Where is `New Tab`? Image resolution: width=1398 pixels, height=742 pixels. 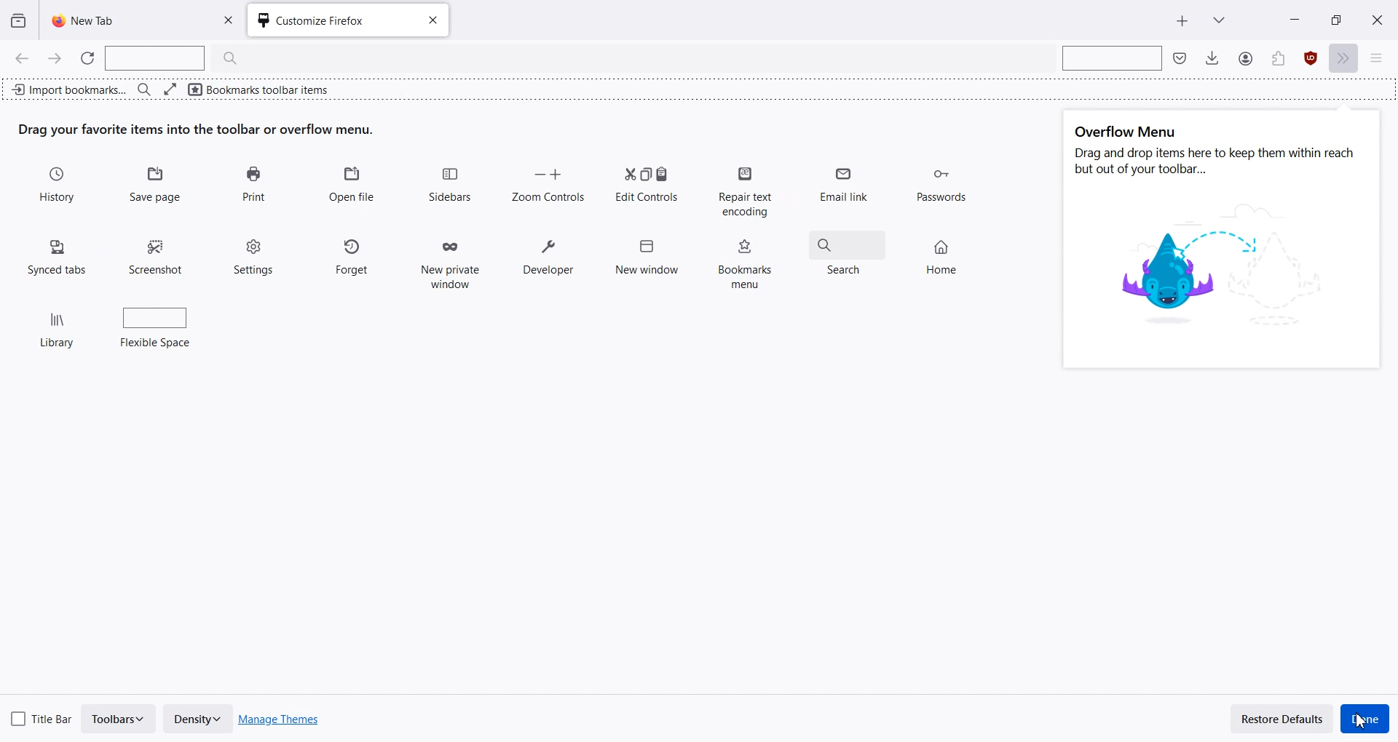
New Tab is located at coordinates (122, 23).